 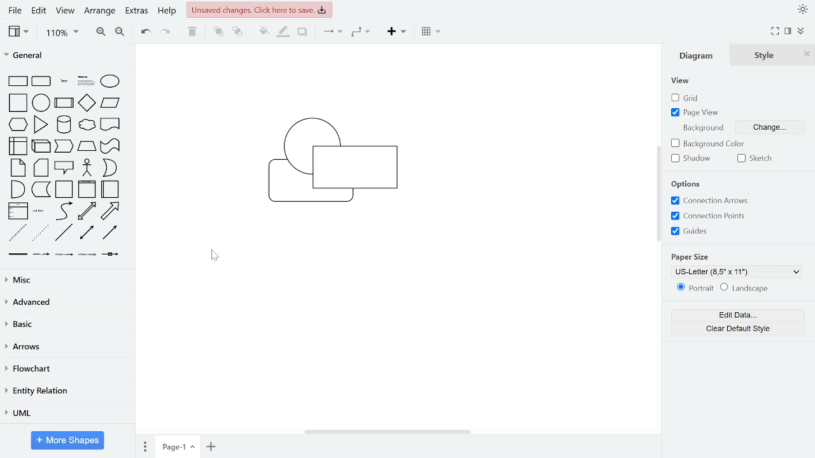 I want to click on options, so click(x=686, y=184).